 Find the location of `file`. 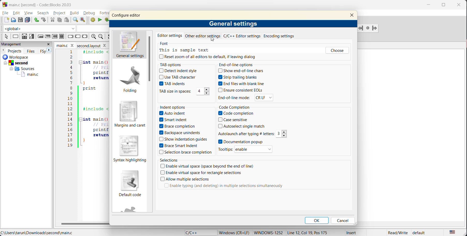

file is located at coordinates (6, 13).